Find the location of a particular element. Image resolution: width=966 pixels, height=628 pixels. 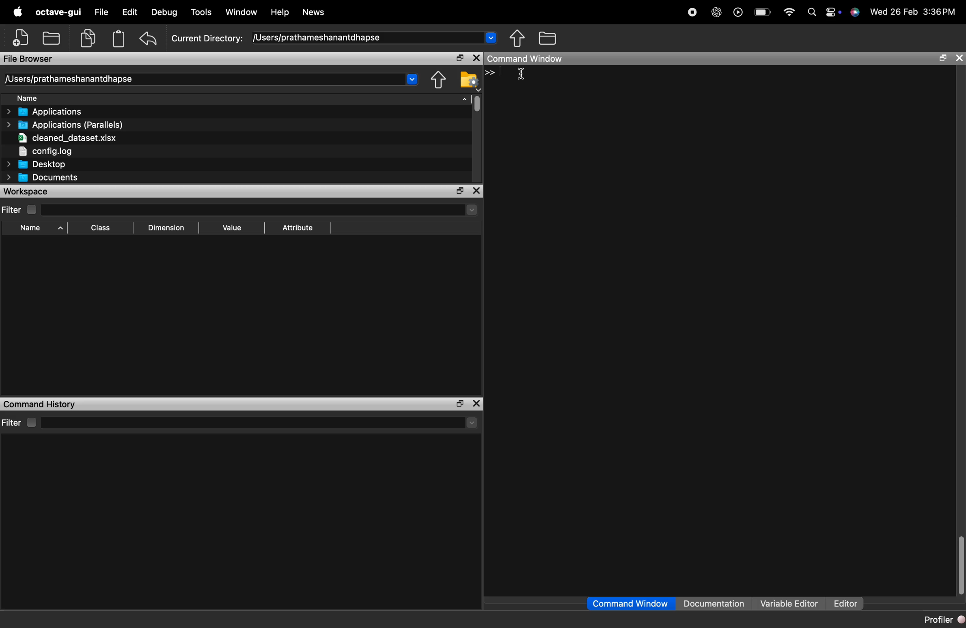

maximize is located at coordinates (942, 58).